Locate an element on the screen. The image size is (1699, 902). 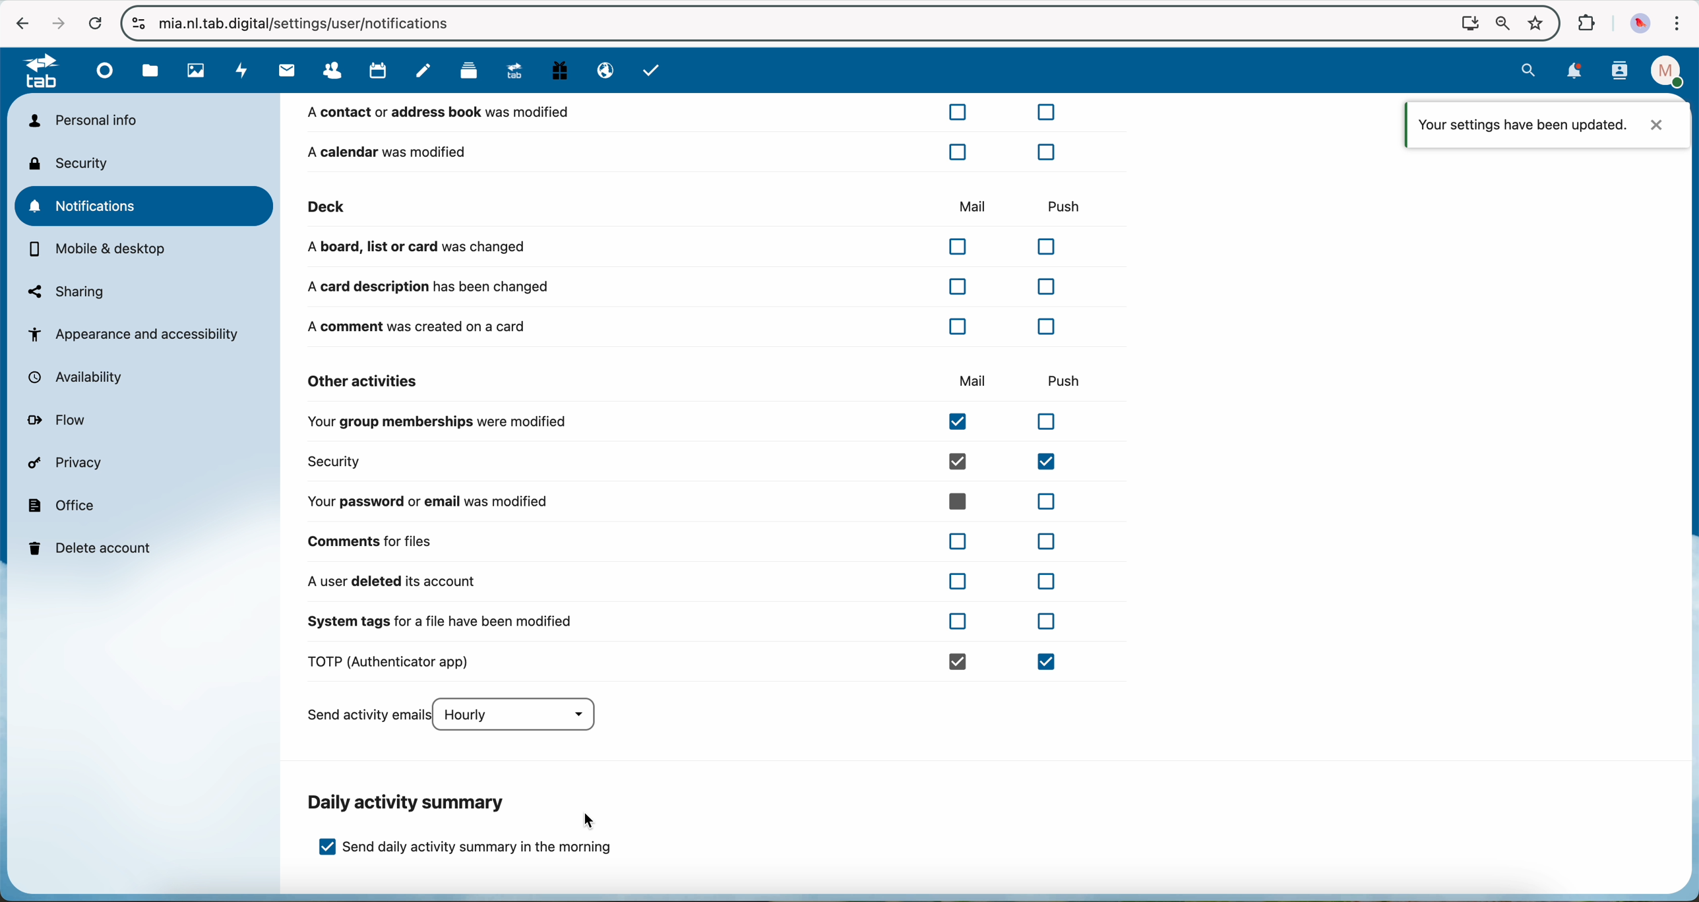
TOTP (authenticator app) is located at coordinates (688, 663).